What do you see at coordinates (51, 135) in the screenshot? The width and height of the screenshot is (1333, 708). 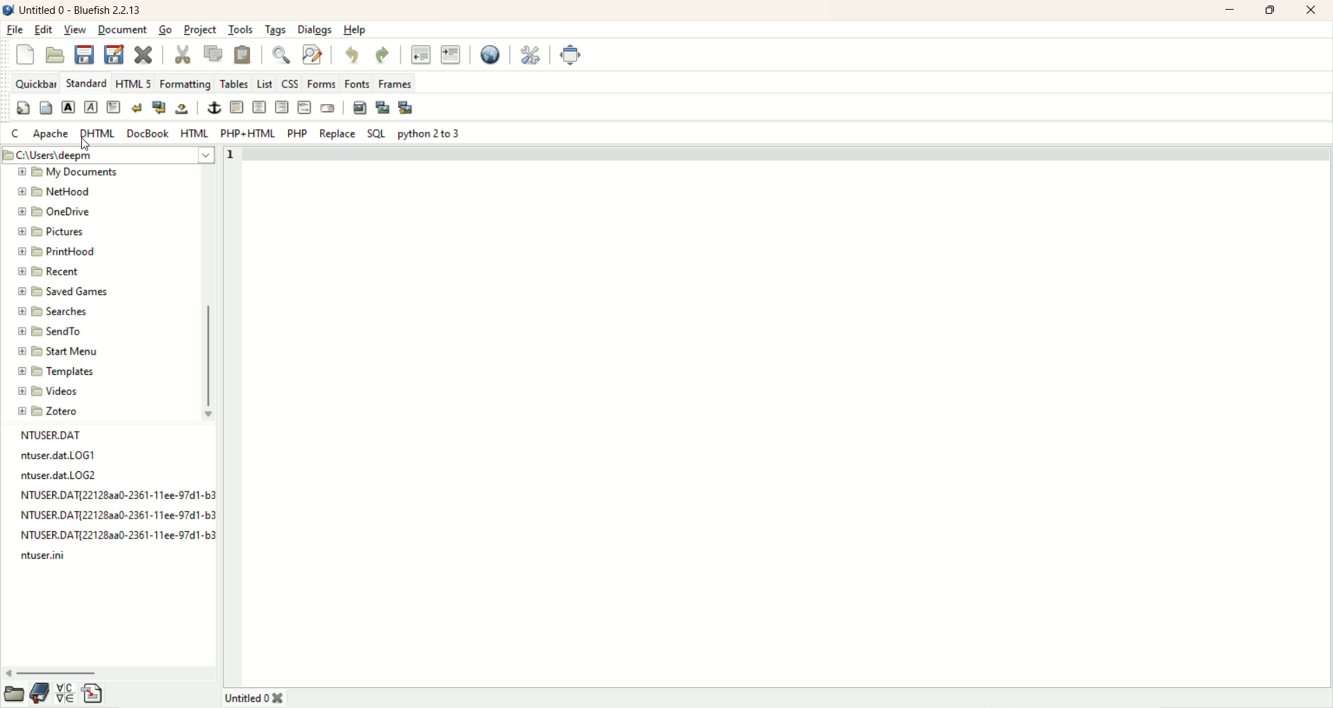 I see `apache` at bounding box center [51, 135].